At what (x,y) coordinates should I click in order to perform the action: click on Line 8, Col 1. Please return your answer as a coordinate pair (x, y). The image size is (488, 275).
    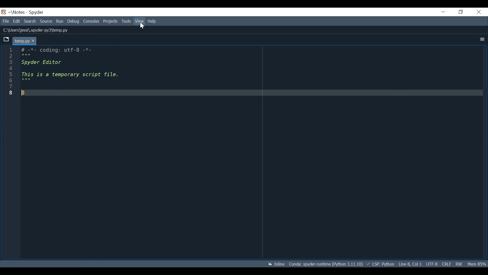
    Looking at the image, I should click on (410, 264).